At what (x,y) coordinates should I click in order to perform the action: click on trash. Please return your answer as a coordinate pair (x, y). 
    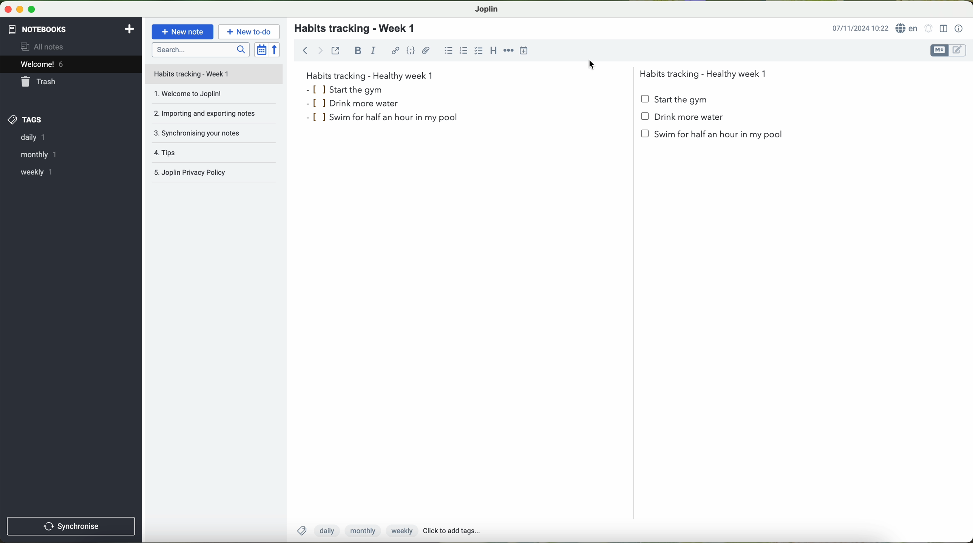
    Looking at the image, I should click on (40, 82).